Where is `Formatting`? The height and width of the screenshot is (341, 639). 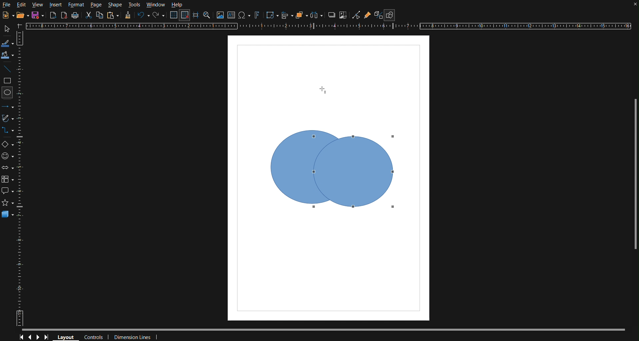
Formatting is located at coordinates (128, 16).